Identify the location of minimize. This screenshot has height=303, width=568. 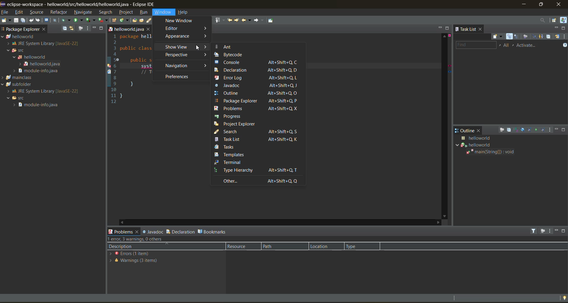
(556, 28).